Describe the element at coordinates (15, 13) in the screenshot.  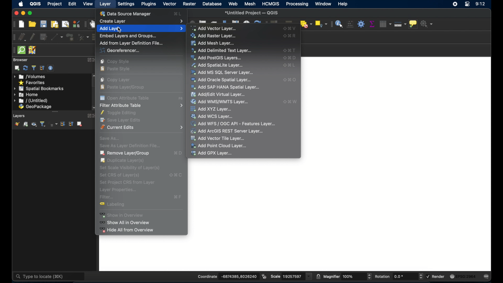
I see `close` at that location.